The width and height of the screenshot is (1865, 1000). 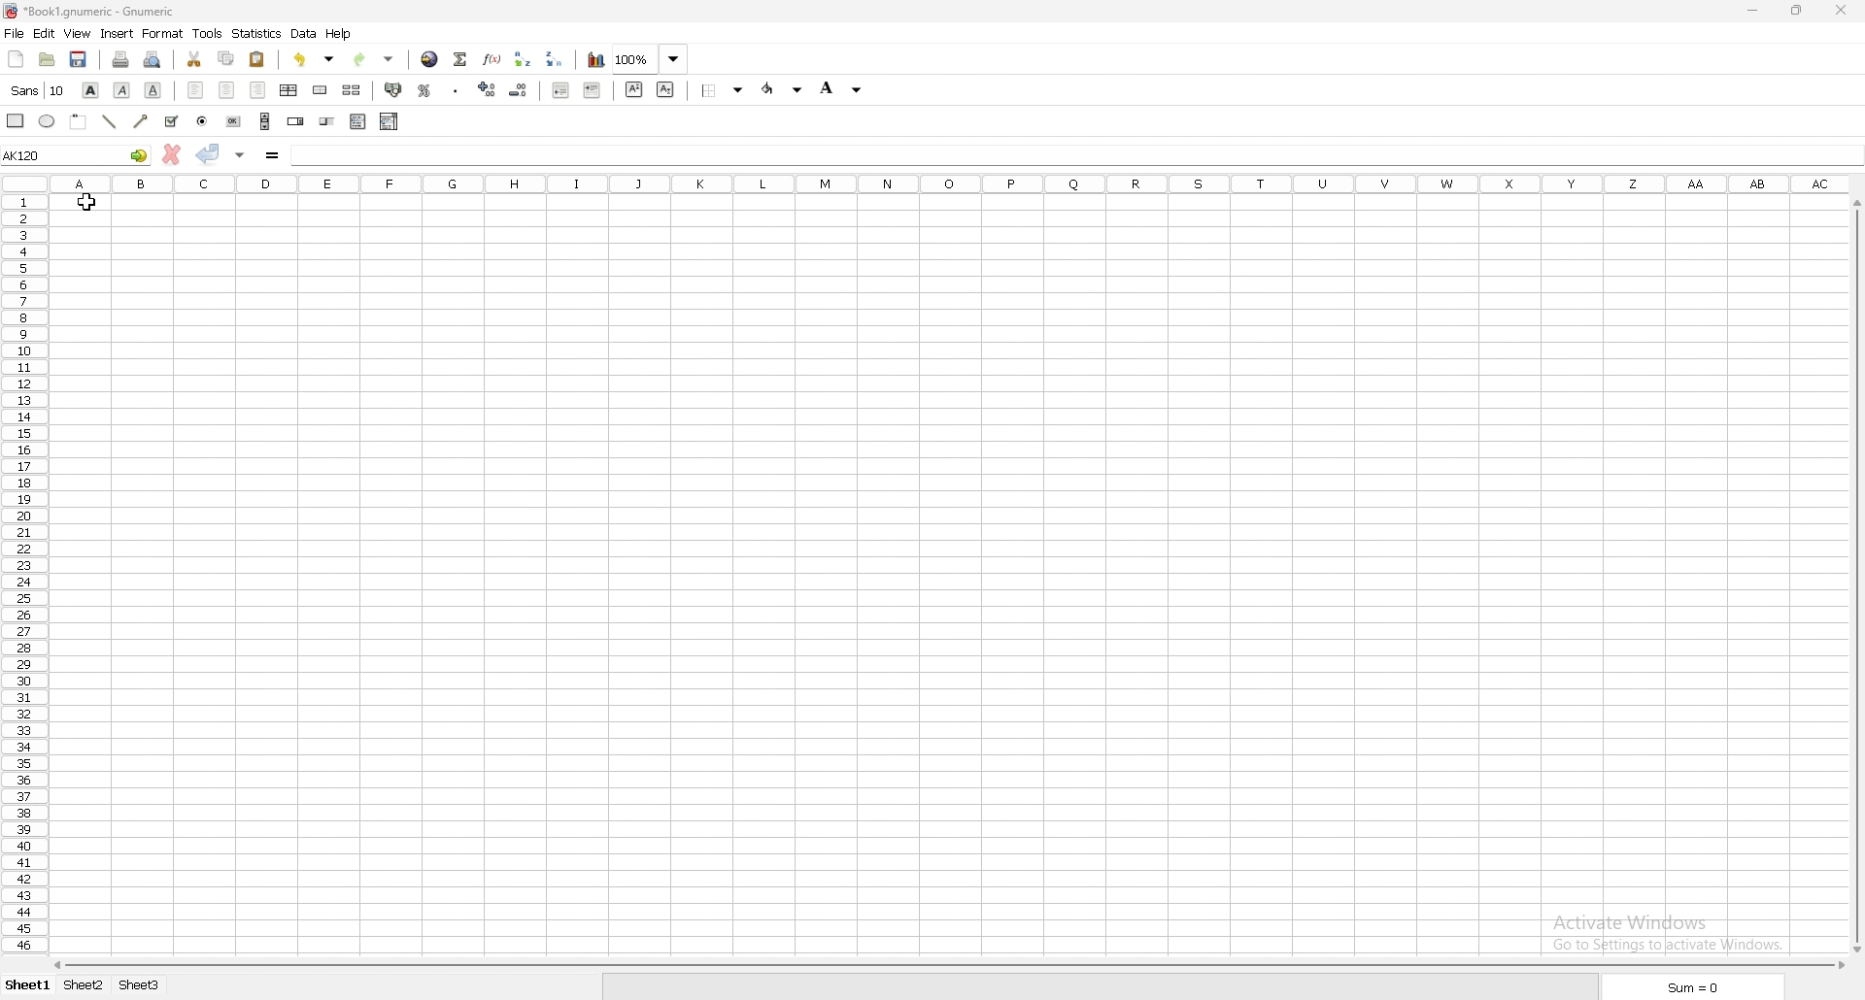 What do you see at coordinates (951, 966) in the screenshot?
I see `scroll bar` at bounding box center [951, 966].